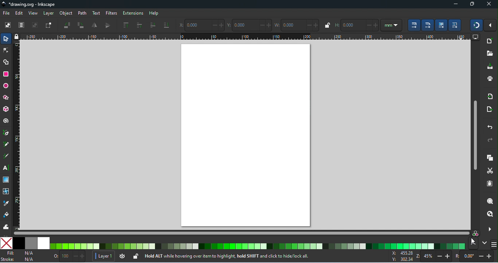 Image resolution: width=498 pixels, height=263 pixels. Describe the element at coordinates (489, 126) in the screenshot. I see `undo` at that location.